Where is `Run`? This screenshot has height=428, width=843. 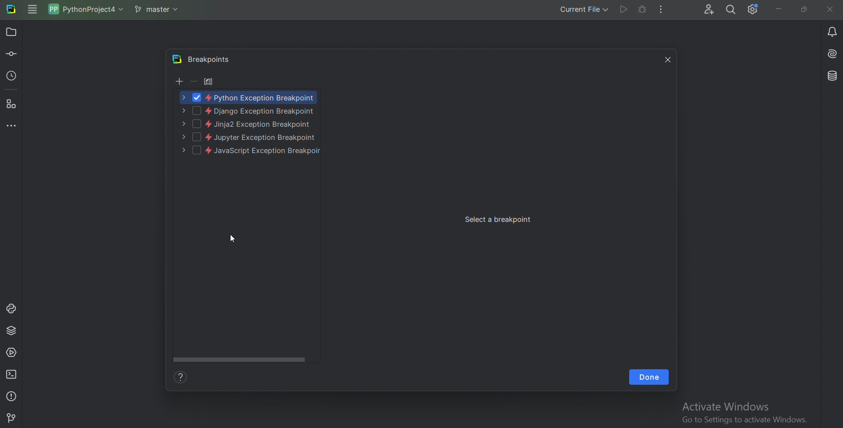
Run is located at coordinates (623, 10).